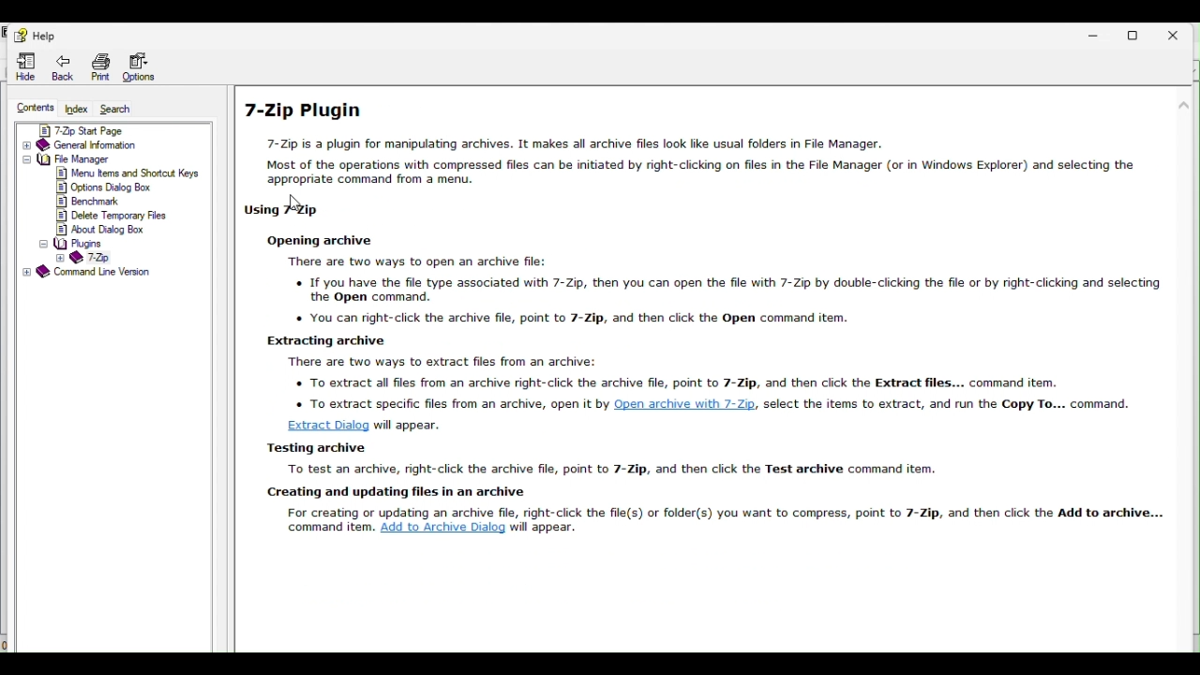 Image resolution: width=1200 pixels, height=675 pixels. I want to click on menu items and shortcut keys, so click(135, 174).